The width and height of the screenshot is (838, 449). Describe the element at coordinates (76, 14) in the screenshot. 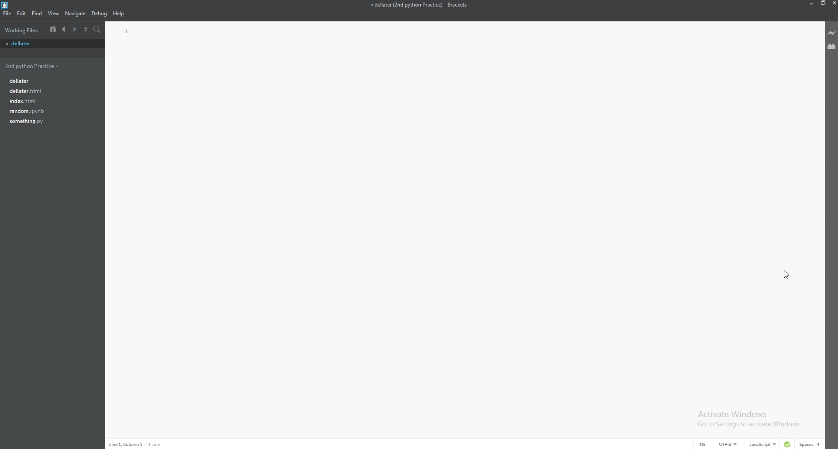

I see `navigate` at that location.